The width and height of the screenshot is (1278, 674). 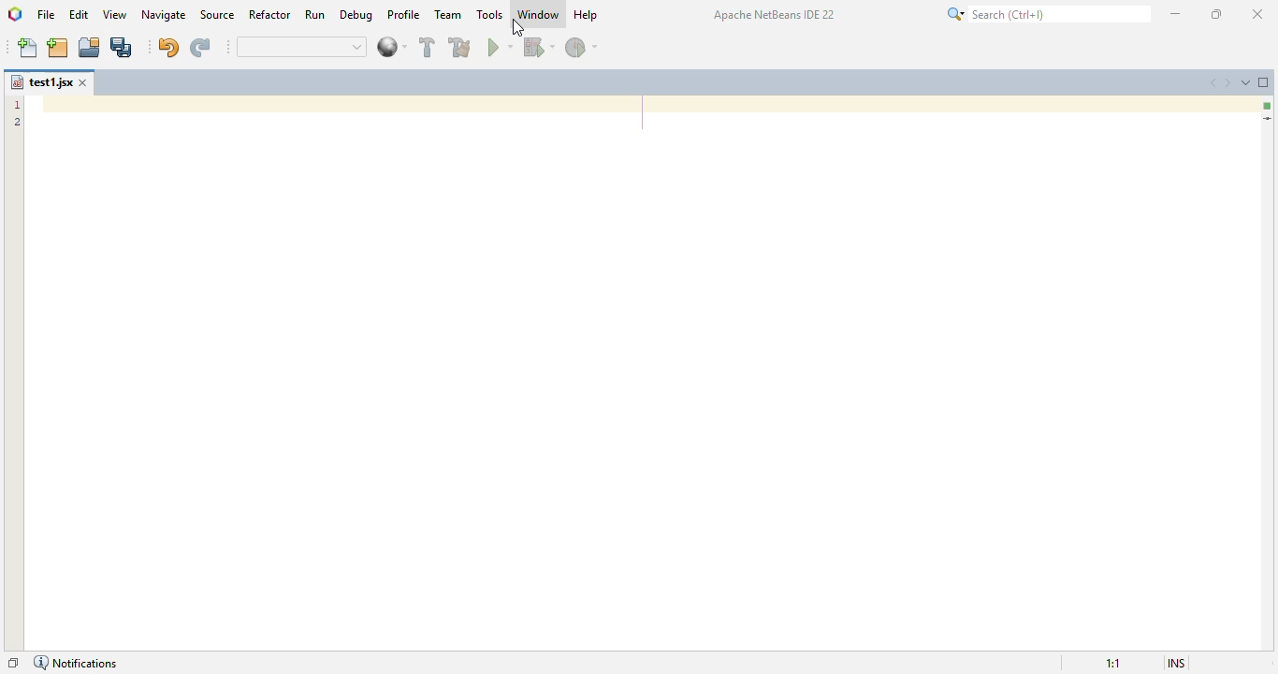 What do you see at coordinates (200, 48) in the screenshot?
I see `redo` at bounding box center [200, 48].